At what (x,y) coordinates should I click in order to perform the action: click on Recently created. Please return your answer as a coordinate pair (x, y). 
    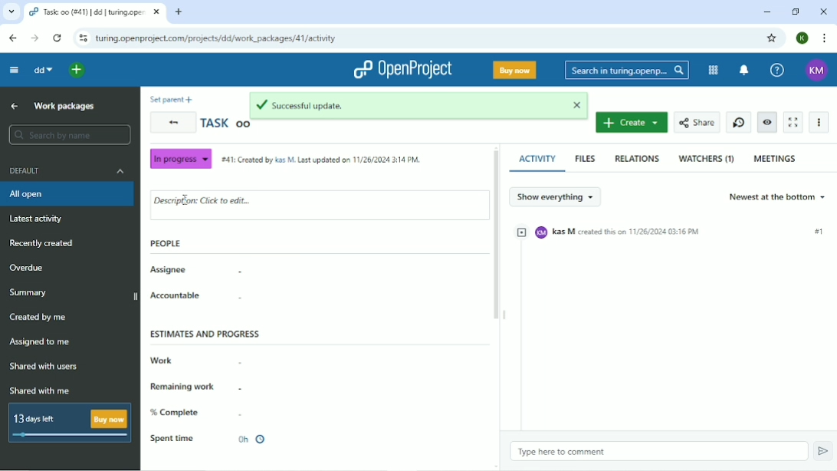
    Looking at the image, I should click on (46, 244).